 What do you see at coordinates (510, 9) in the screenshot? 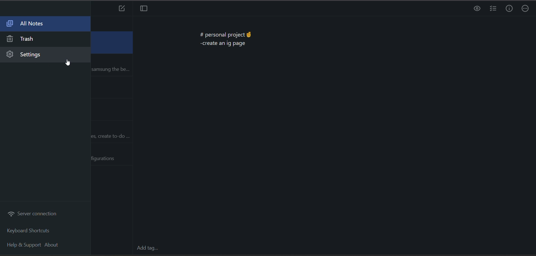
I see `info` at bounding box center [510, 9].